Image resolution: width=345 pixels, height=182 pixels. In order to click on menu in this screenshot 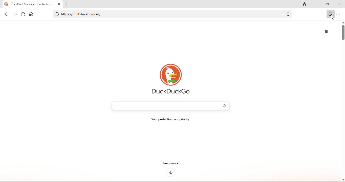, I will do `click(327, 32)`.